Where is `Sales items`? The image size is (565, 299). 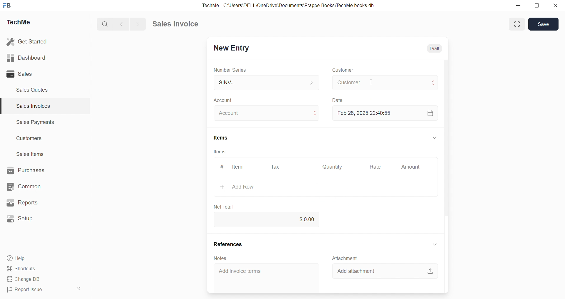
Sales items is located at coordinates (31, 154).